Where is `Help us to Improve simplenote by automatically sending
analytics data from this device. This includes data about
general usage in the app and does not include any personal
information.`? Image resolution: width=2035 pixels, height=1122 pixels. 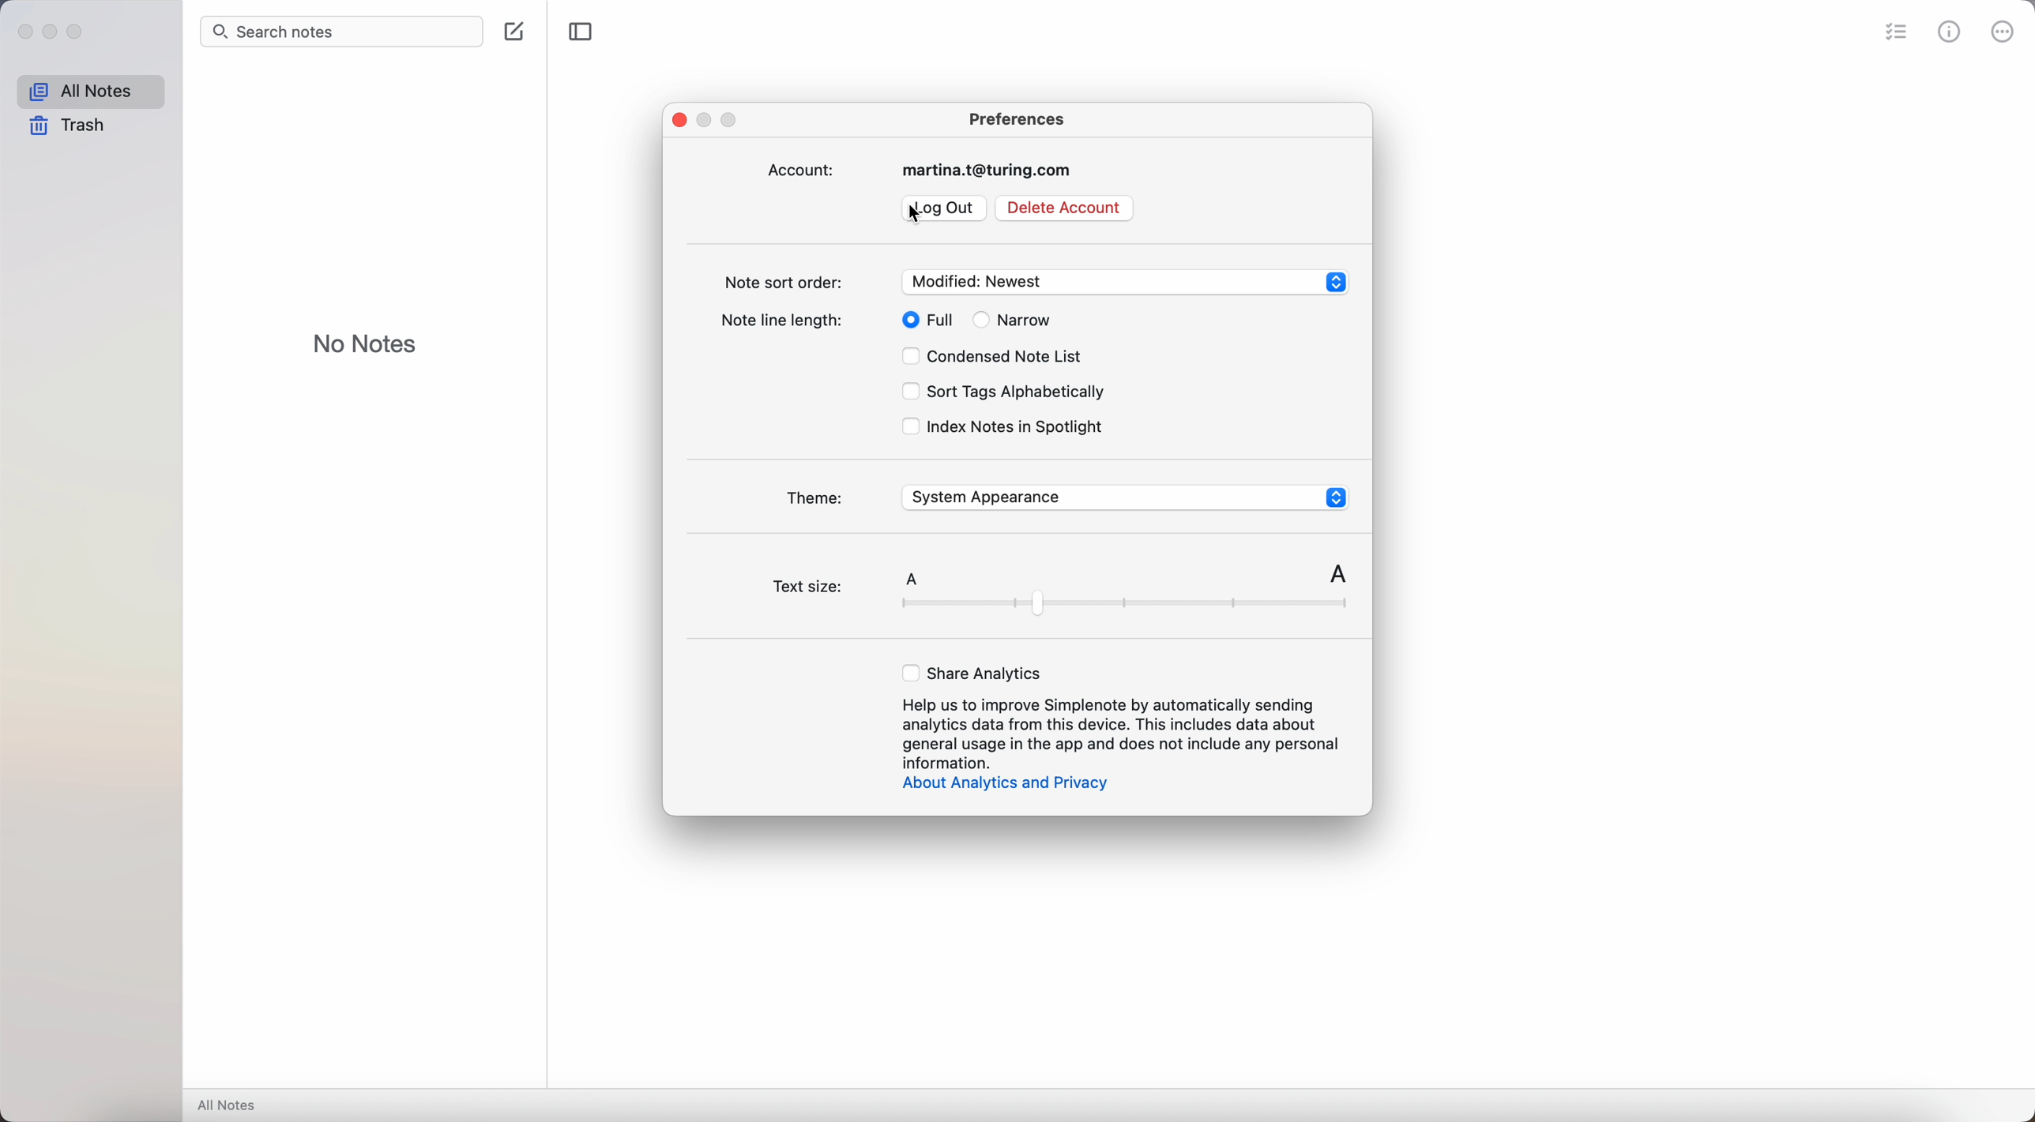
Help us to Improve simplenote by automatically sending
analytics data from this device. This includes data about
general usage in the app and does not include any personal
information. is located at coordinates (1112, 731).